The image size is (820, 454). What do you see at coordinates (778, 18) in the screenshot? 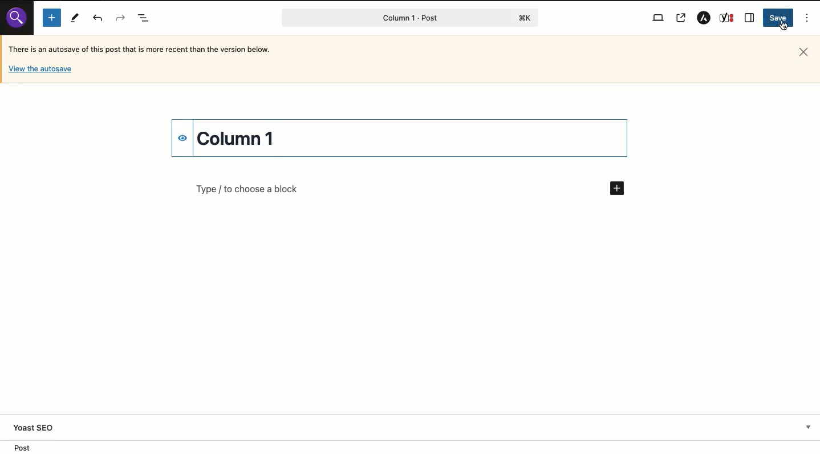
I see `Save` at bounding box center [778, 18].